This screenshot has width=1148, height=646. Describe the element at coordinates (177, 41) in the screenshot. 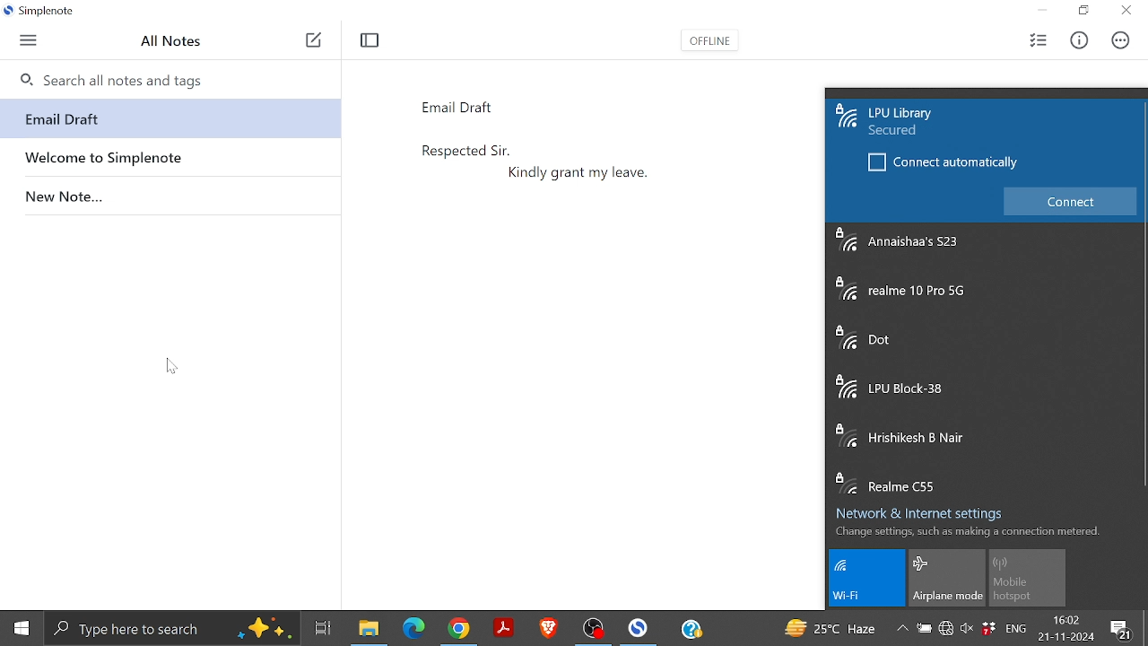

I see `All notes` at that location.